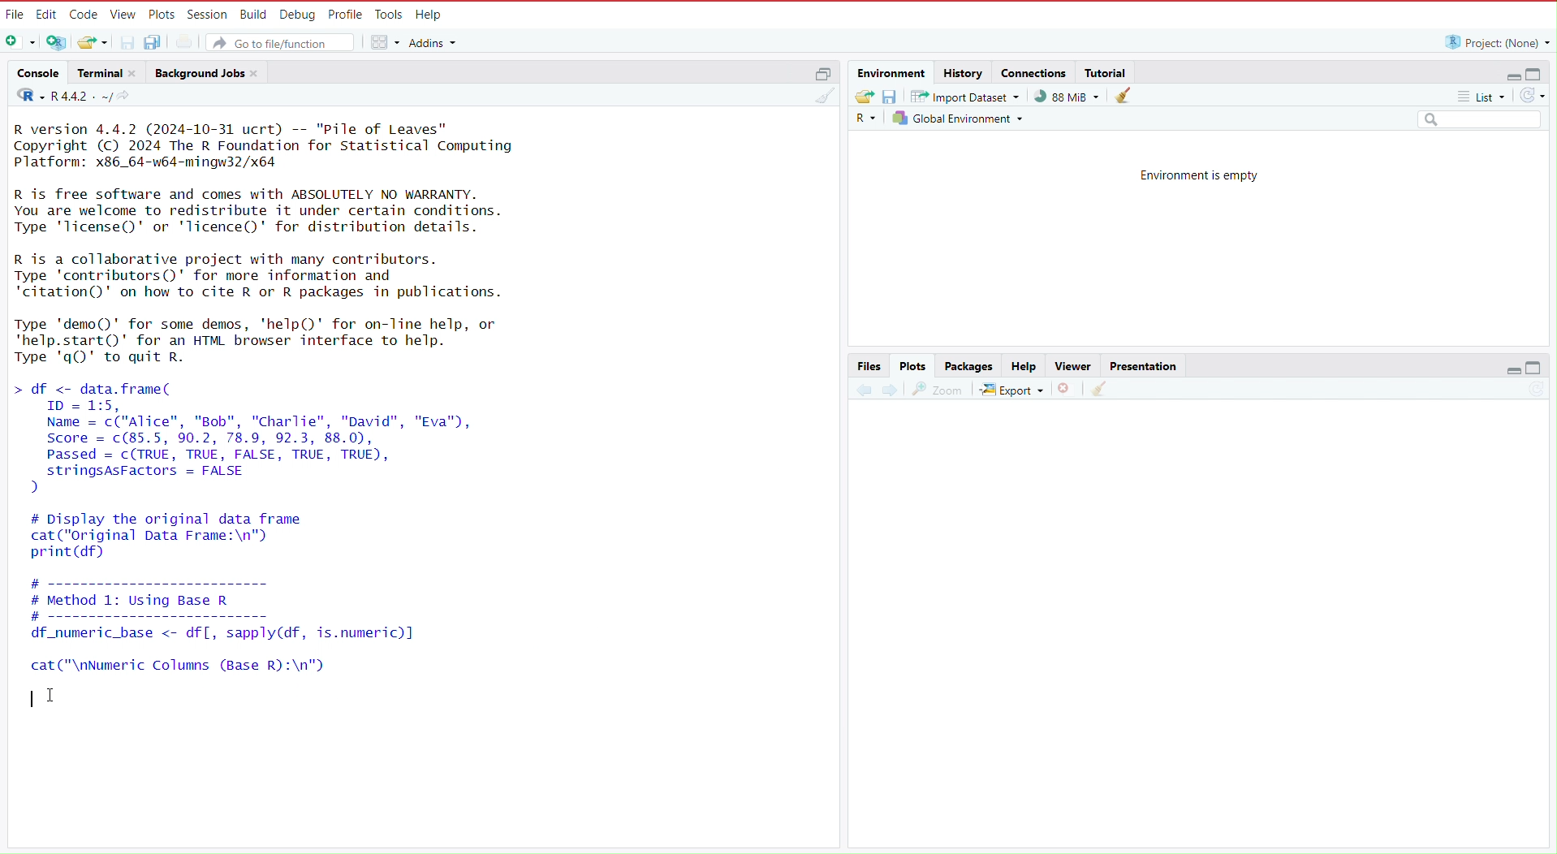 The height and width of the screenshot is (854, 1557). I want to click on maximize, so click(1542, 368).